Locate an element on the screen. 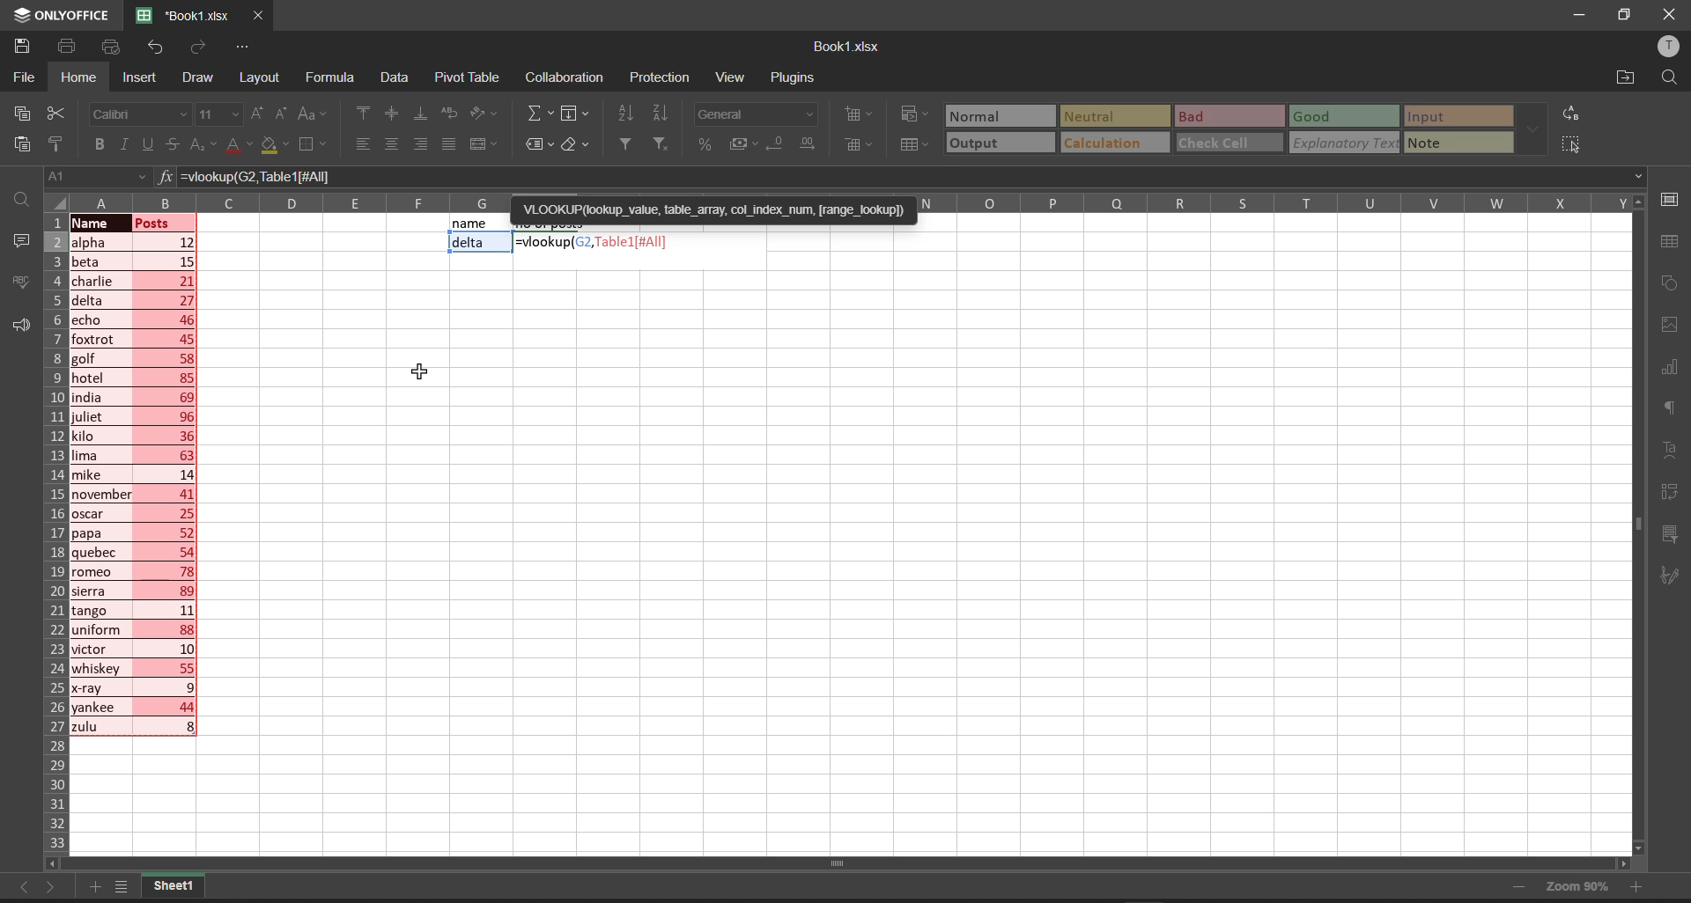  decrement font size is located at coordinates (283, 114).